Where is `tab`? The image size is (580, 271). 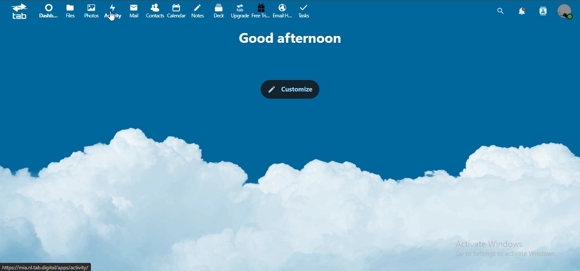 tab is located at coordinates (19, 11).